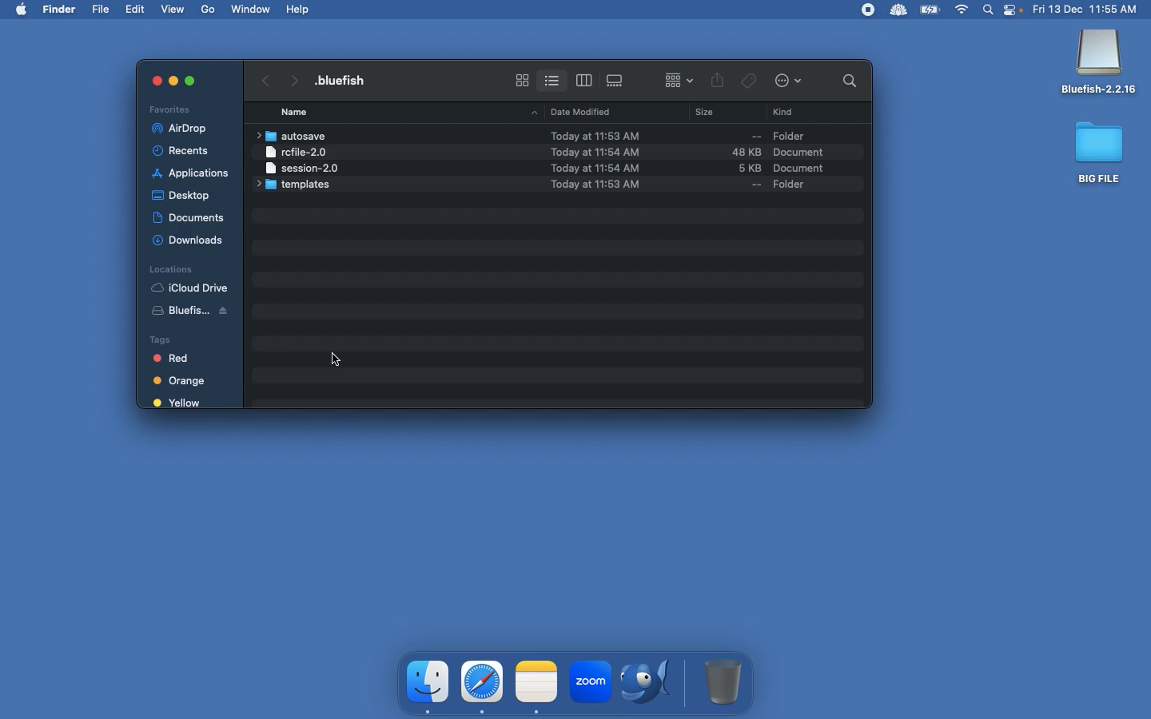 This screenshot has width=1151, height=719. I want to click on Search, so click(989, 11).